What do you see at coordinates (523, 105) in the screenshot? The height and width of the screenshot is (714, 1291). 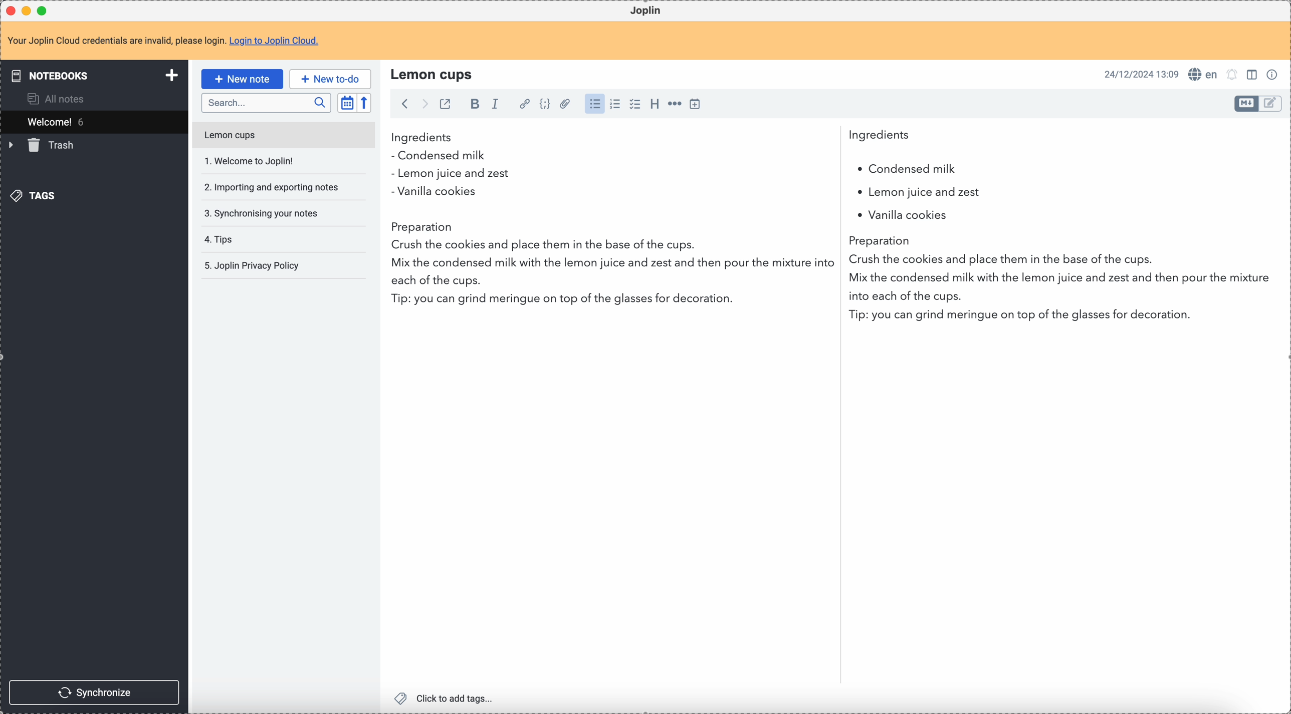 I see `hyperlink` at bounding box center [523, 105].